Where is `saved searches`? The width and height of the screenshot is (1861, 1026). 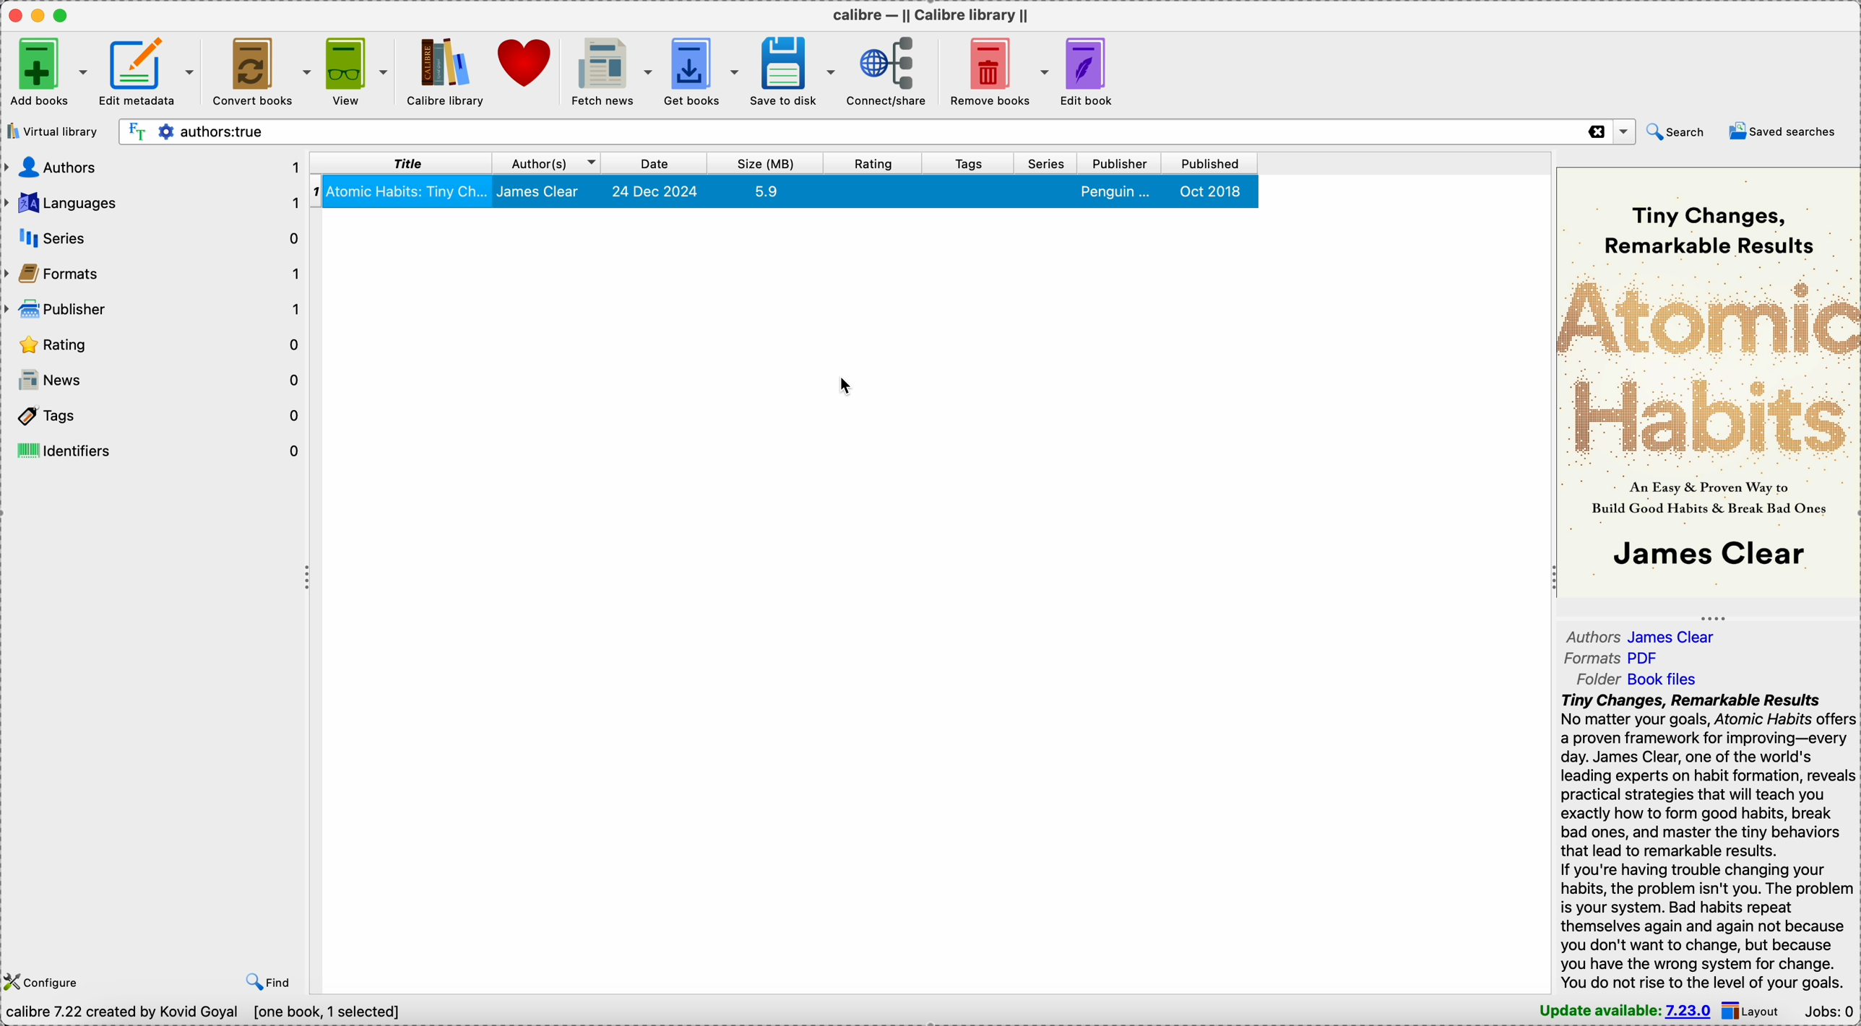 saved searches is located at coordinates (1784, 130).